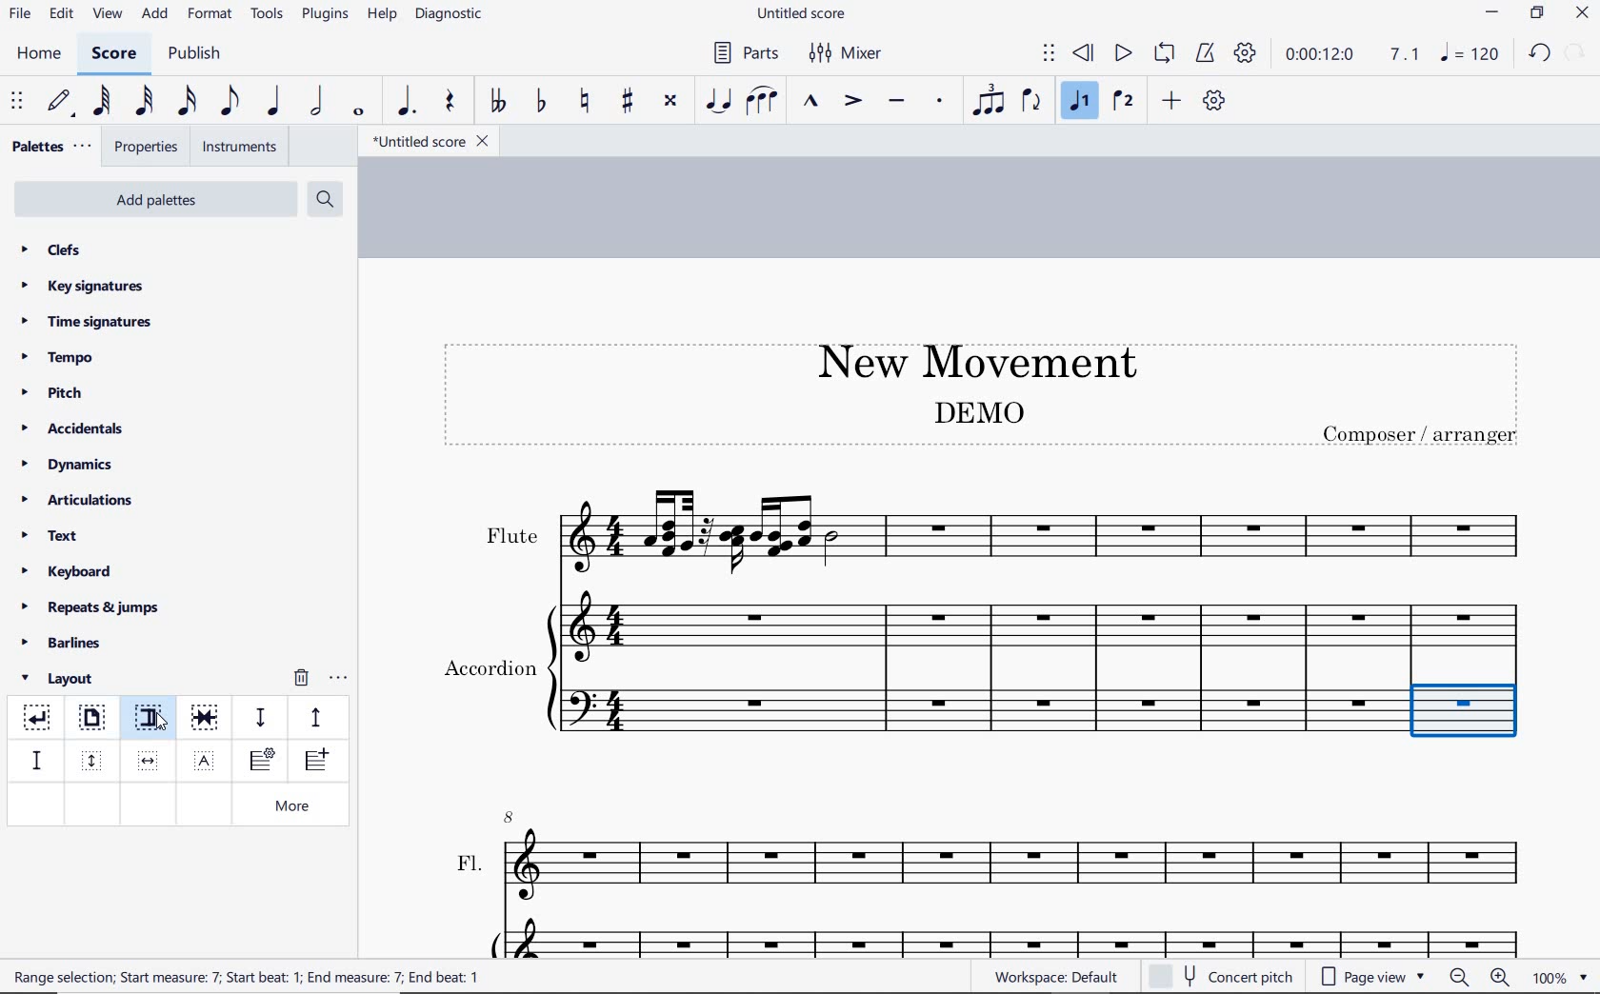  I want to click on Parts, so click(742, 53).